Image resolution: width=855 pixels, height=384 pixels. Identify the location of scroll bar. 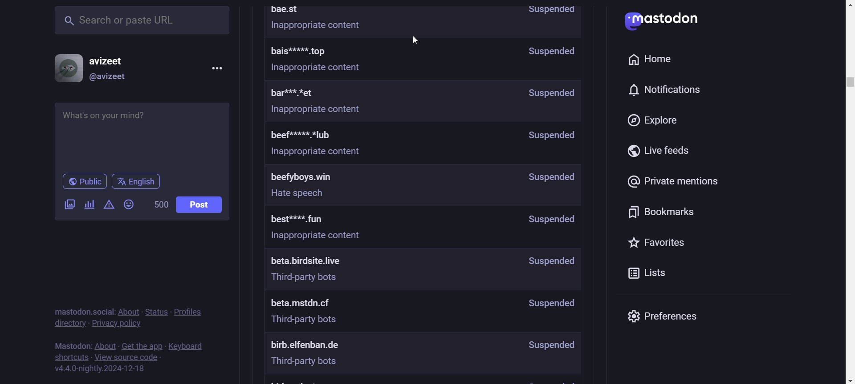
(846, 95).